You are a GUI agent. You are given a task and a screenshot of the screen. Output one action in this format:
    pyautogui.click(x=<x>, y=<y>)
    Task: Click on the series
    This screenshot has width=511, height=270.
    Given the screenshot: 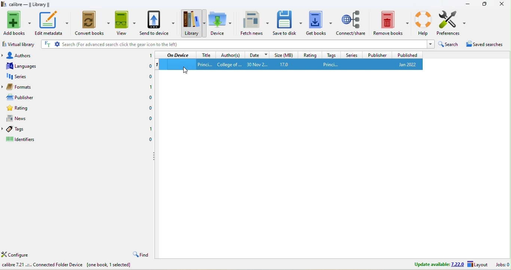 What is the action you would take?
    pyautogui.click(x=351, y=54)
    